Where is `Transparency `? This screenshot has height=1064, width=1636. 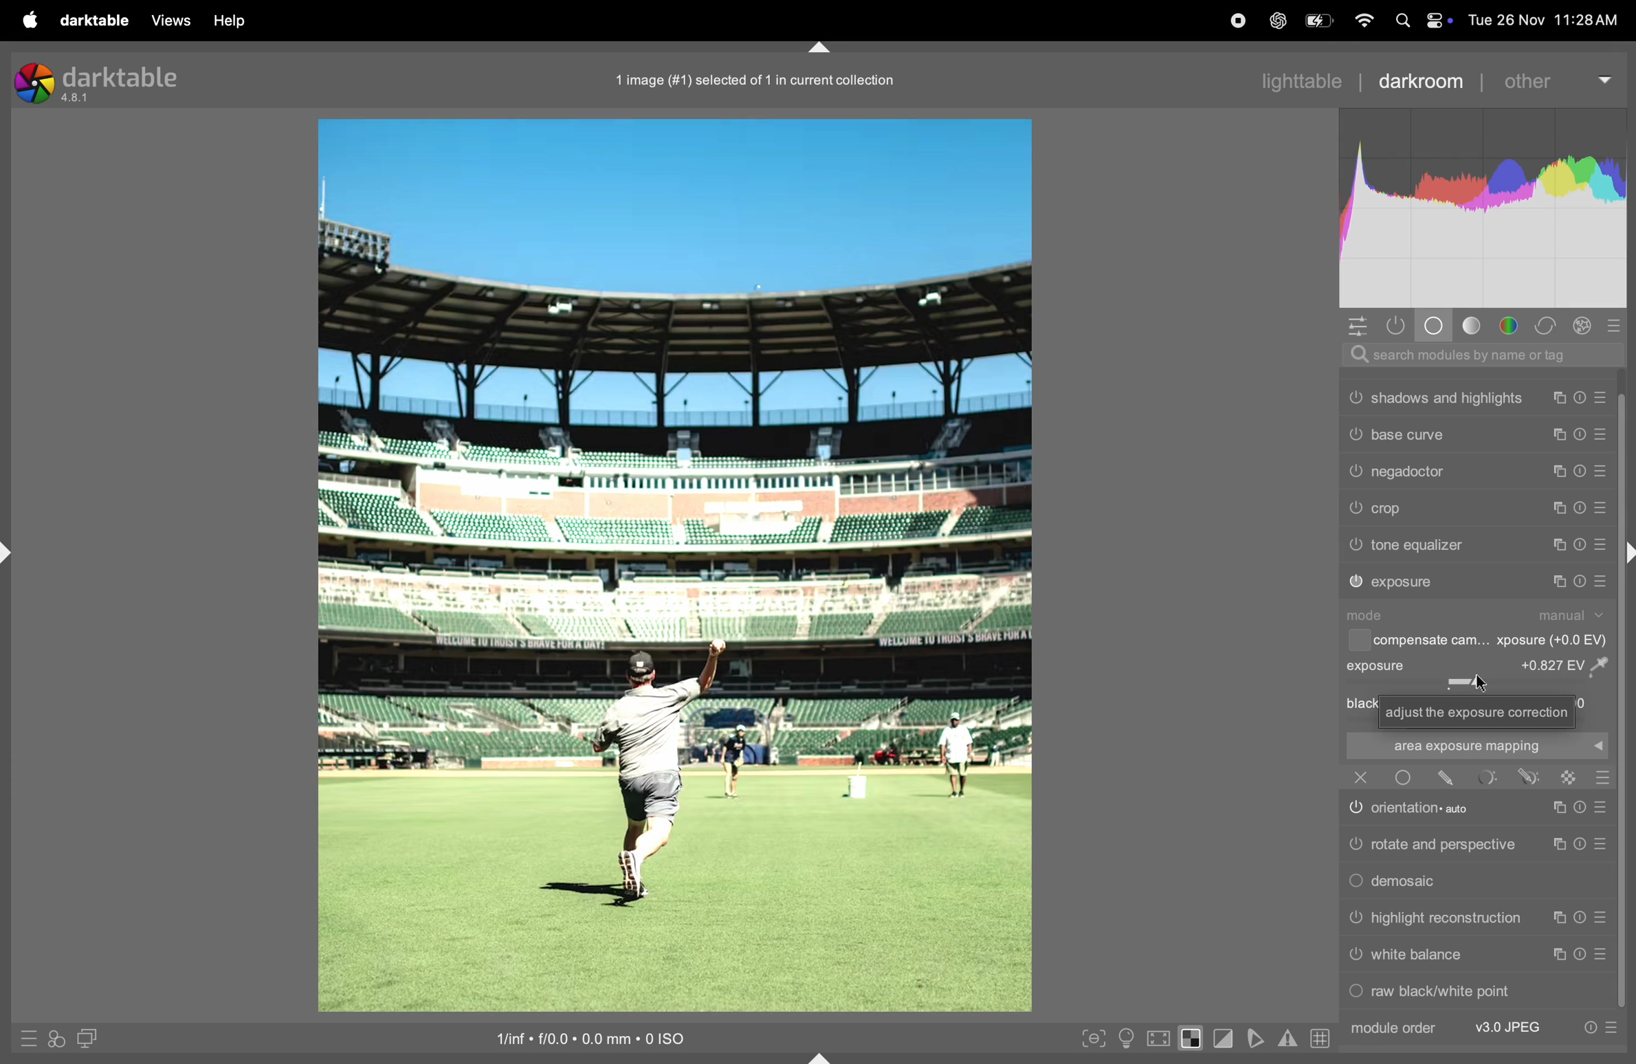 Transparency  is located at coordinates (1569, 777).